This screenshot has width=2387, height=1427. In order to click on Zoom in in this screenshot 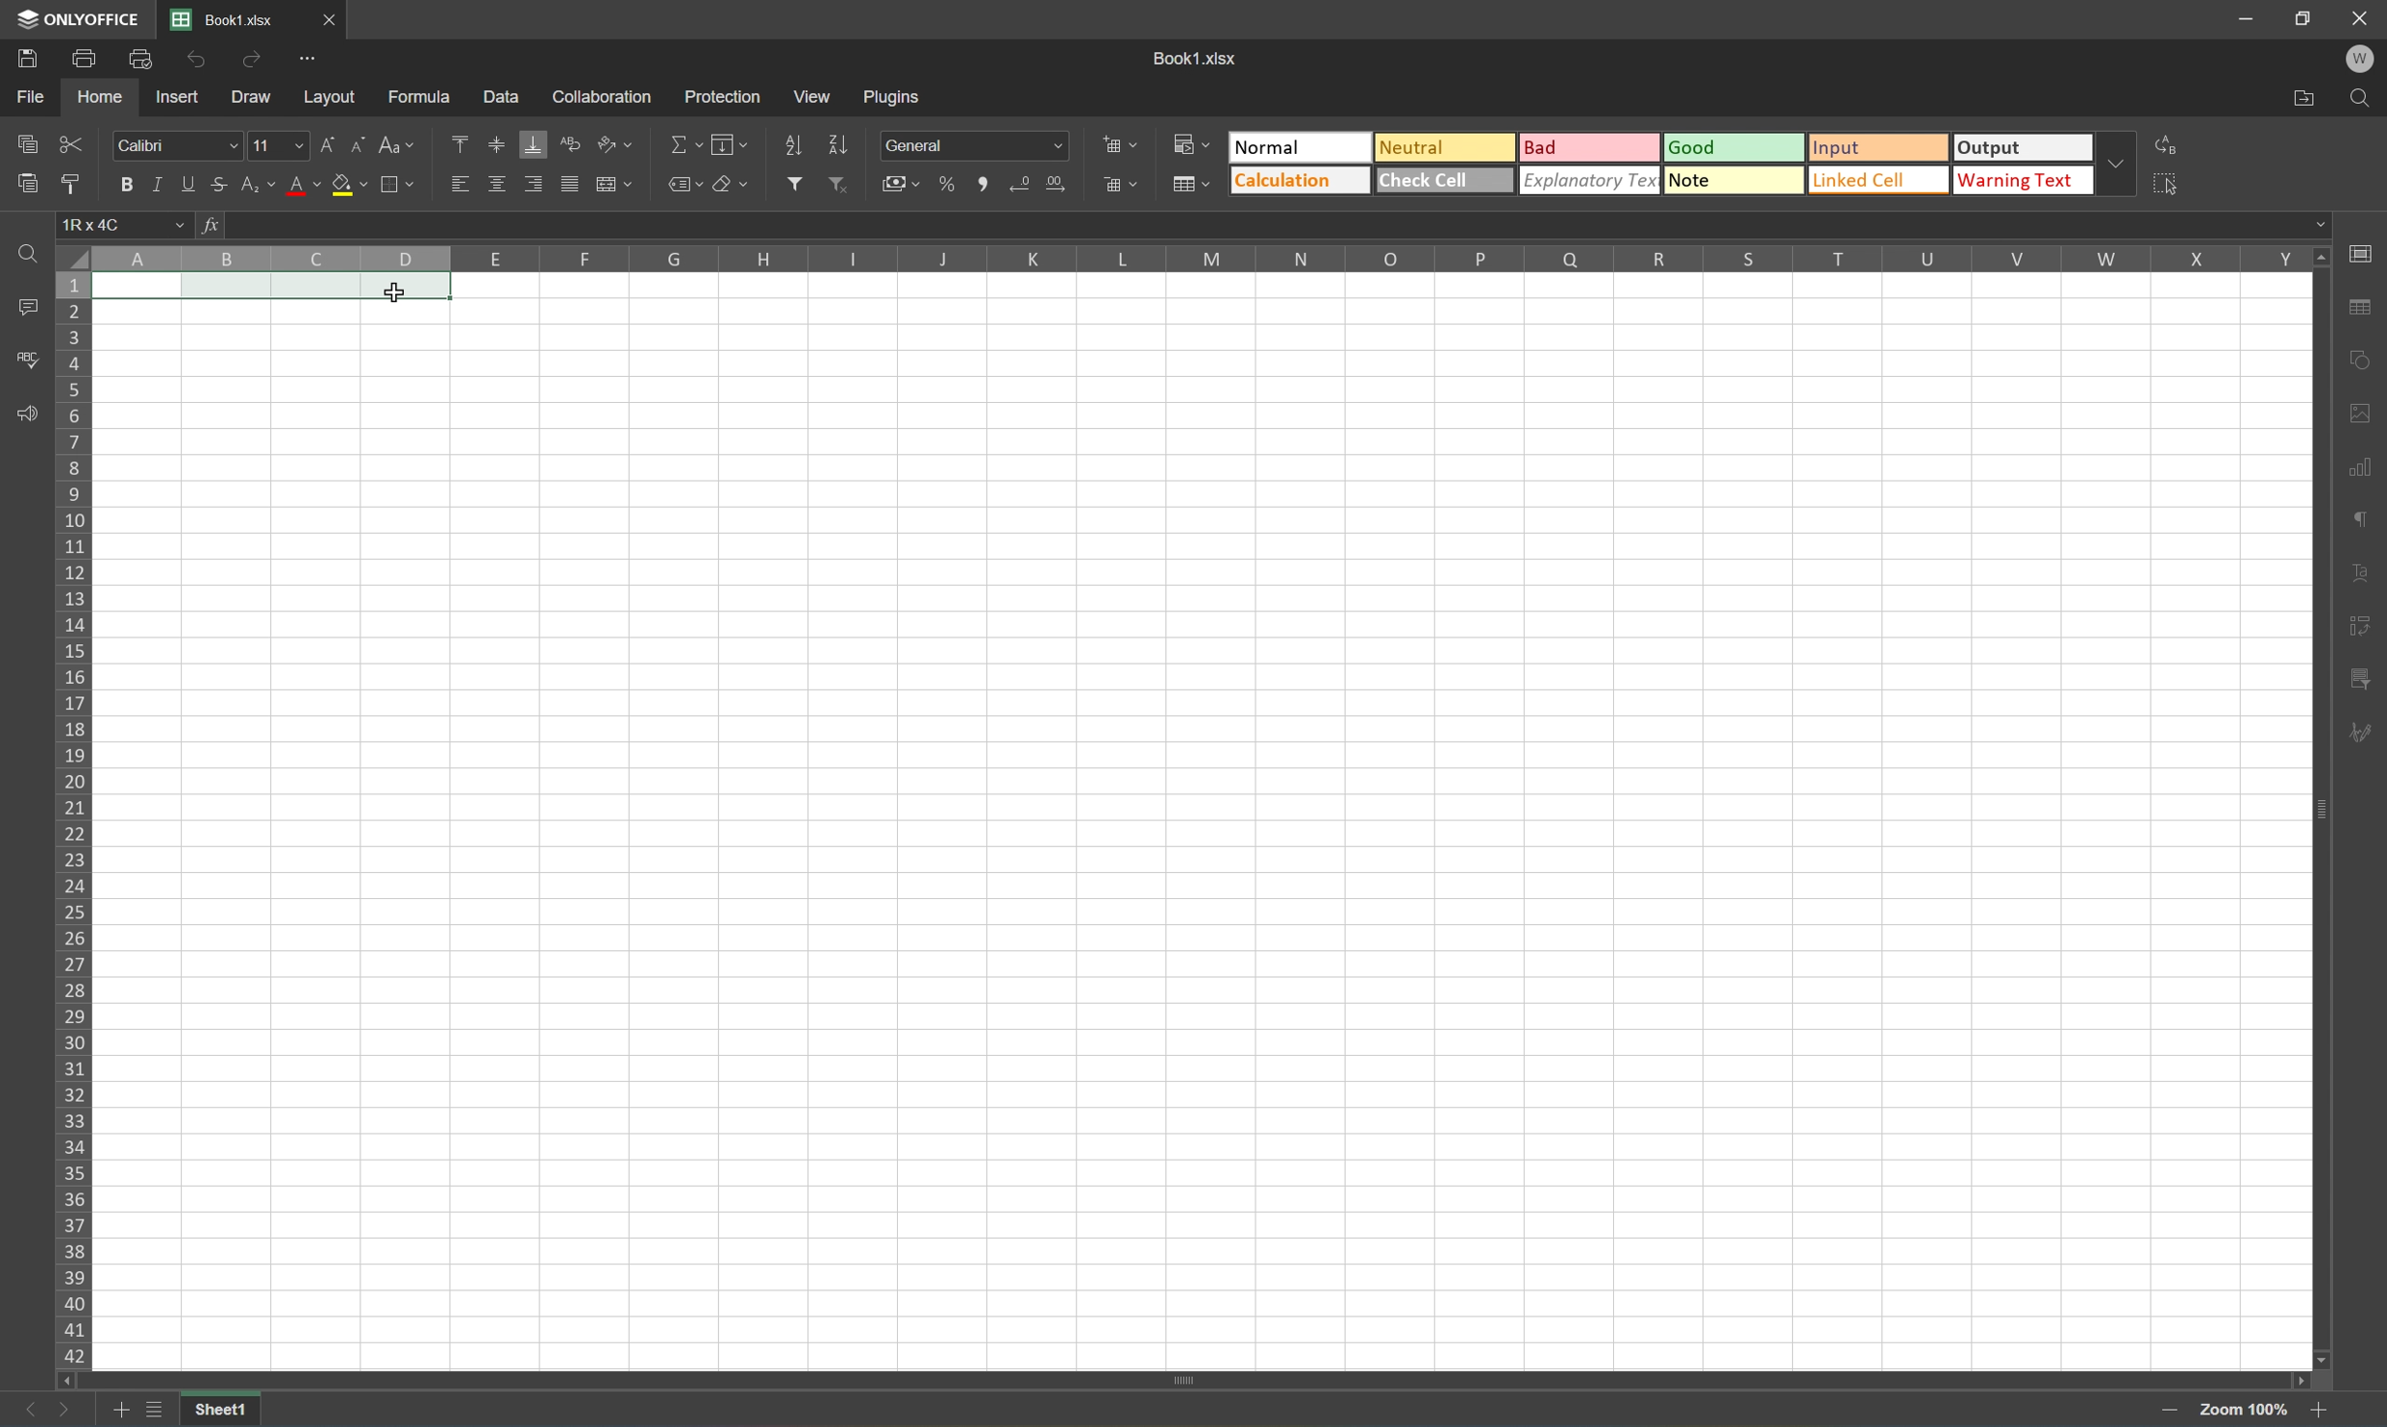, I will do `click(2173, 1411)`.